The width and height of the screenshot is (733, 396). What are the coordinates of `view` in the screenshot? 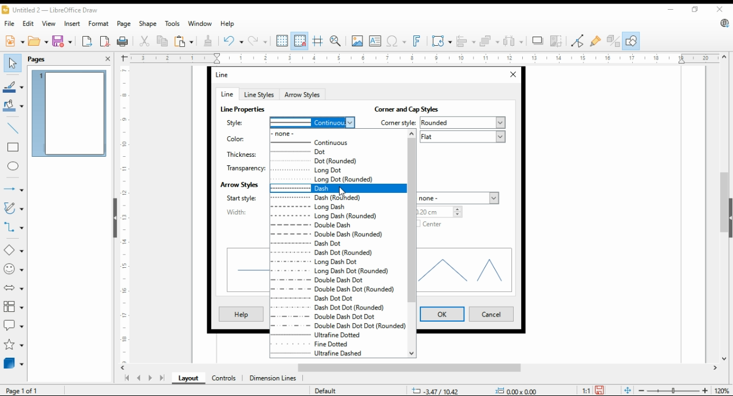 It's located at (49, 23).